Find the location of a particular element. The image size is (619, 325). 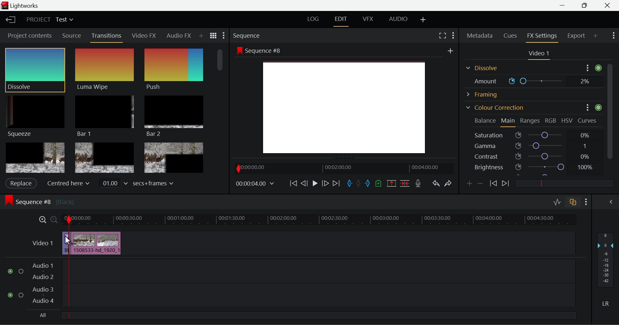

Show Settings is located at coordinates (453, 34).